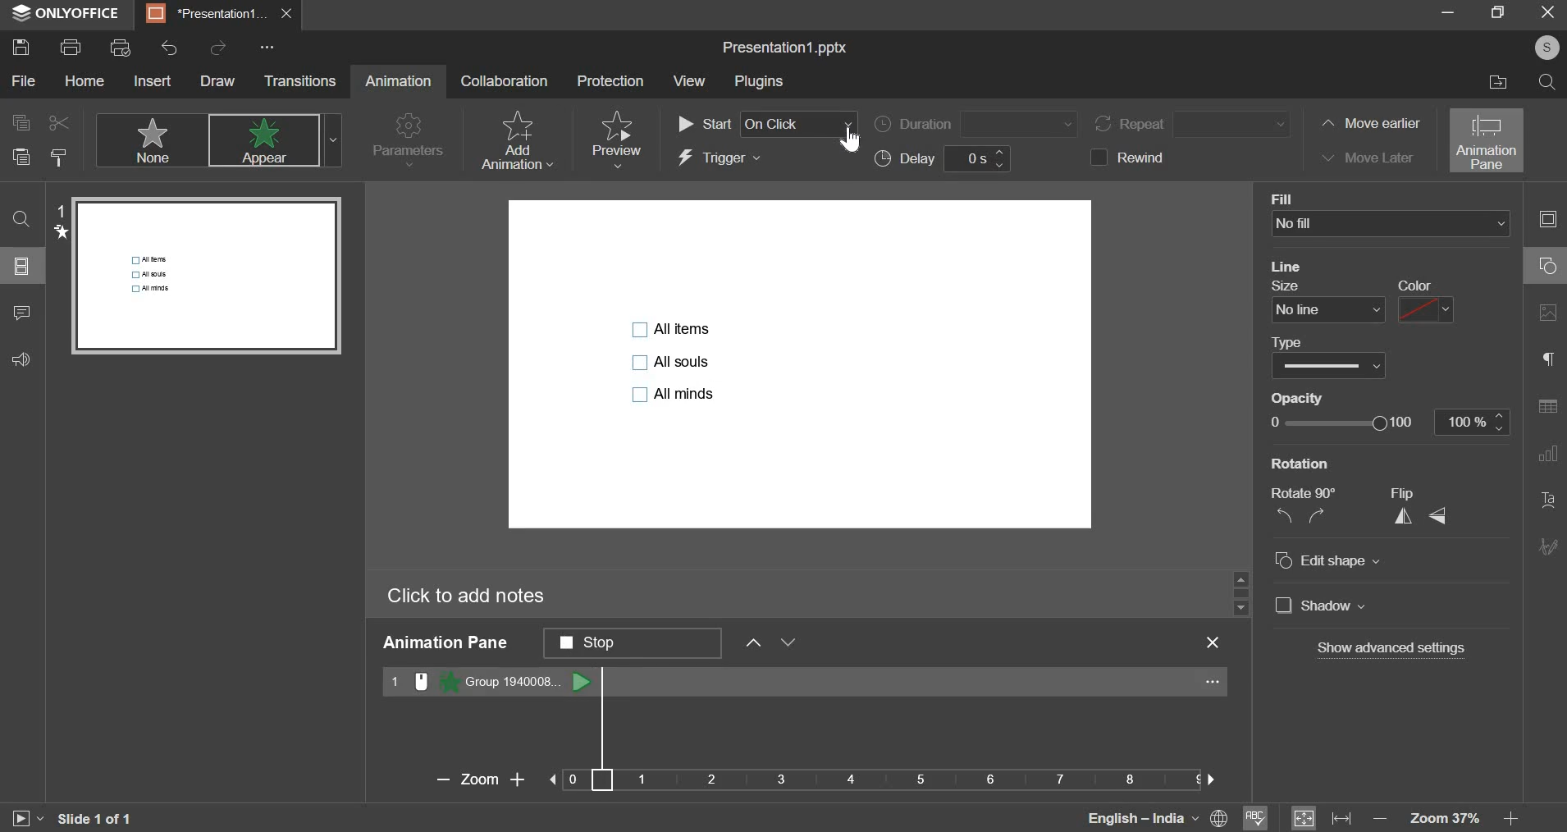 This screenshot has height=832, width=1567. I want to click on animation 1, so click(490, 681).